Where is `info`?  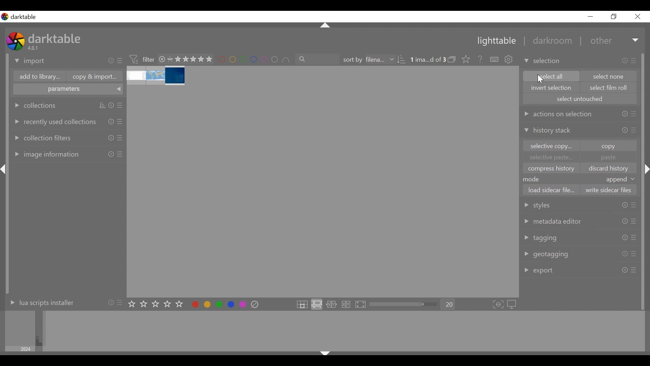 info is located at coordinates (111, 61).